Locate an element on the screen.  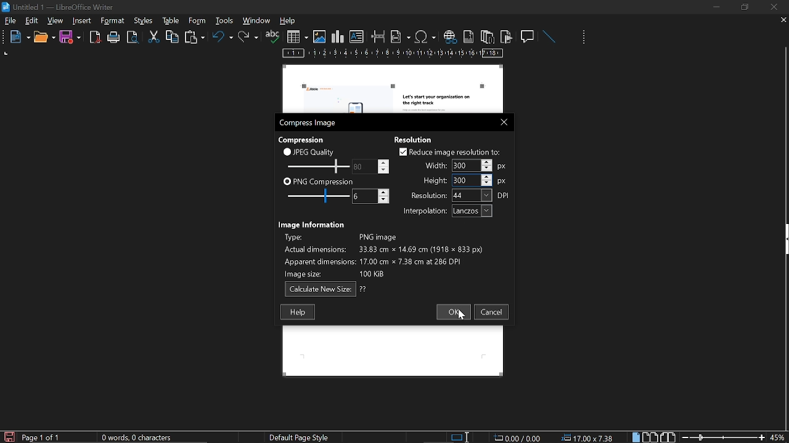
current page is located at coordinates (41, 437).